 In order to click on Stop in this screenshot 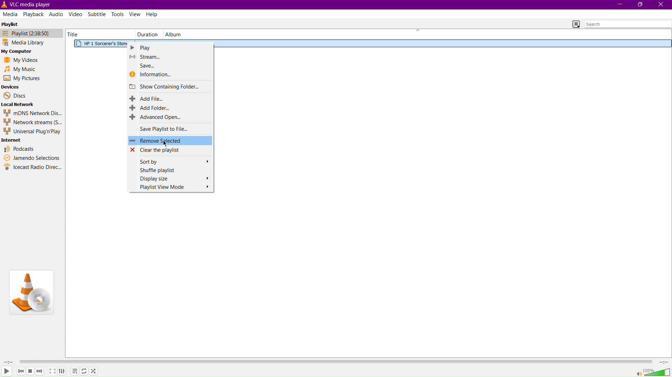, I will do `click(30, 371)`.